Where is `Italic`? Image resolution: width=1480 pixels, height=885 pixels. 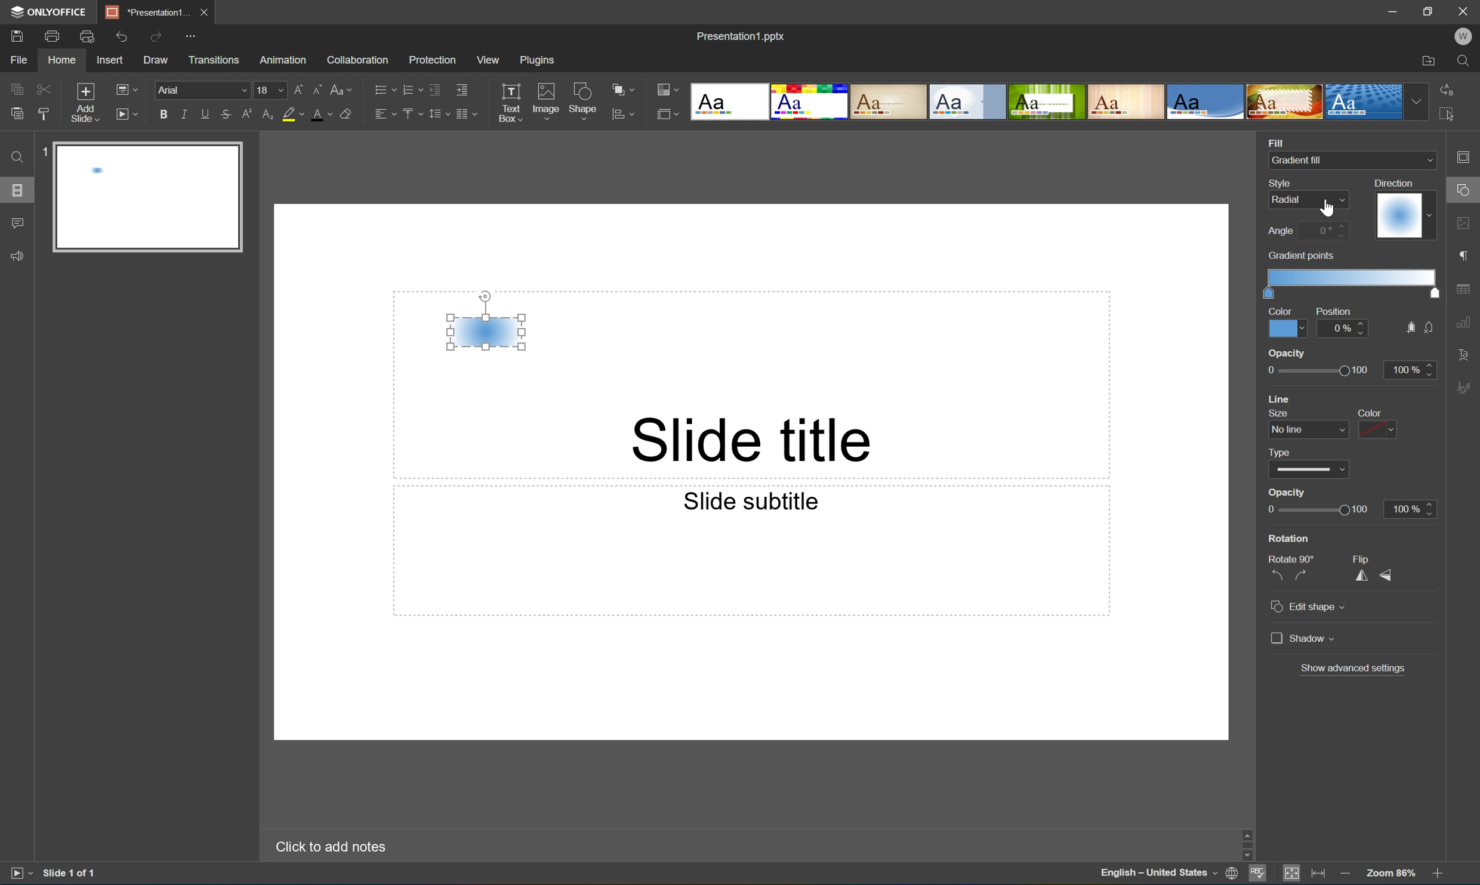
Italic is located at coordinates (183, 115).